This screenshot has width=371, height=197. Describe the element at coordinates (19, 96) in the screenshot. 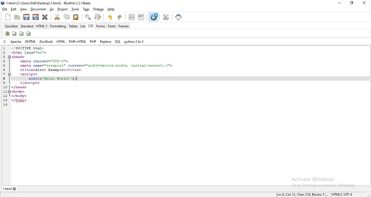

I see `</body>` at that location.